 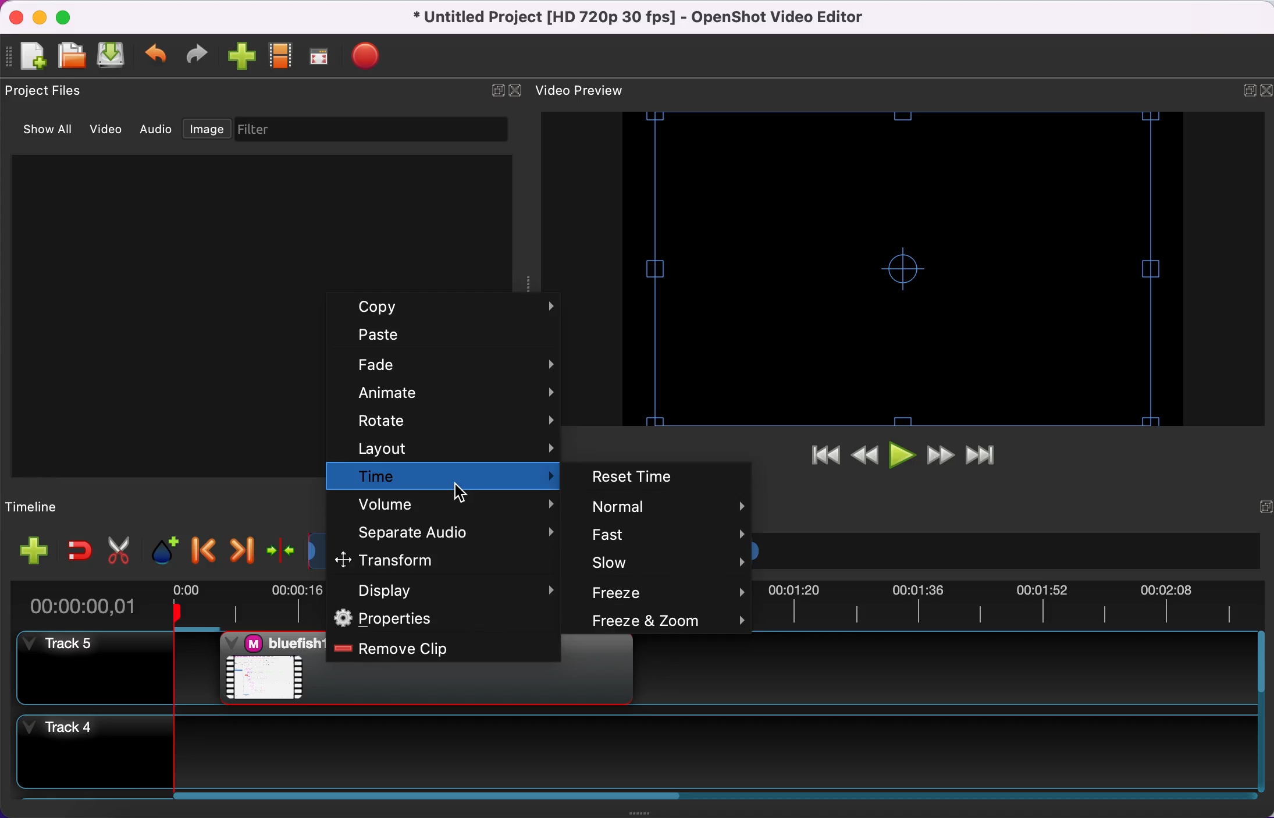 What do you see at coordinates (73, 56) in the screenshot?
I see `open file` at bounding box center [73, 56].